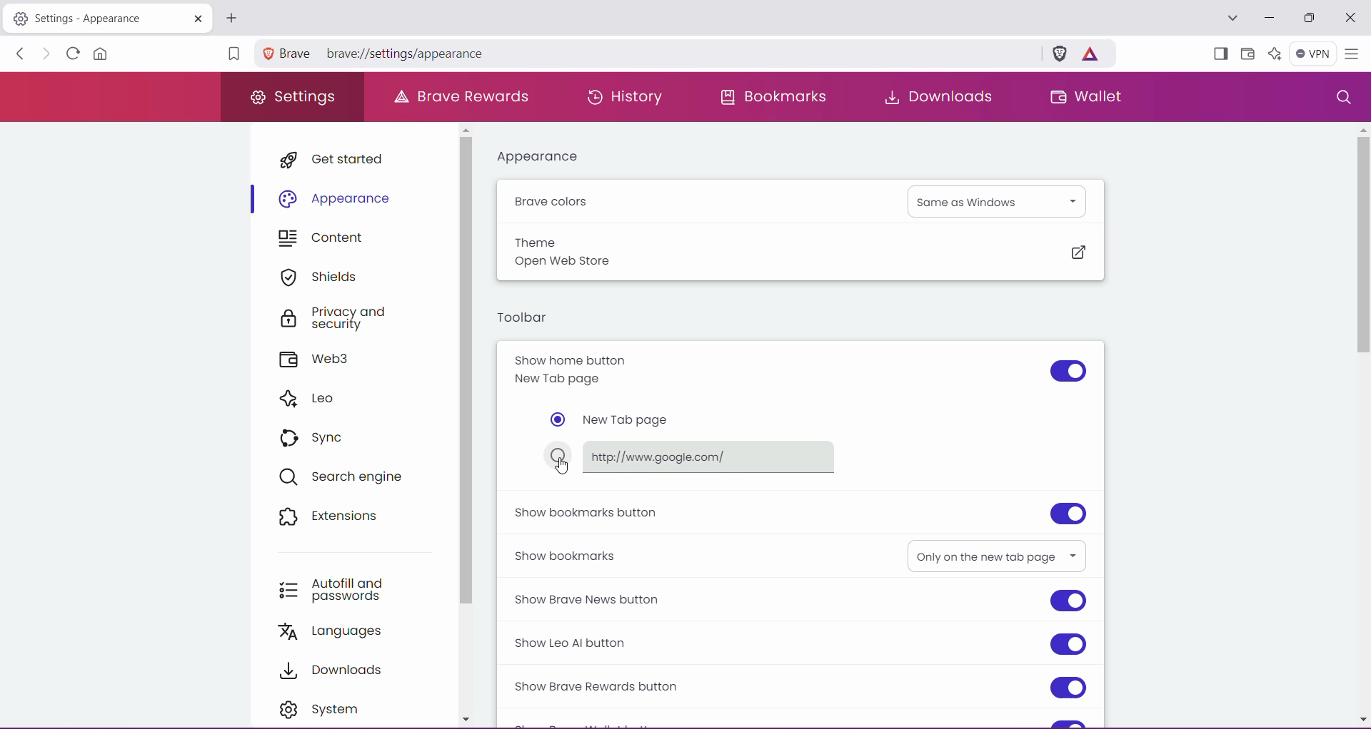 The image size is (1371, 729). Describe the element at coordinates (346, 476) in the screenshot. I see `Search engine` at that location.